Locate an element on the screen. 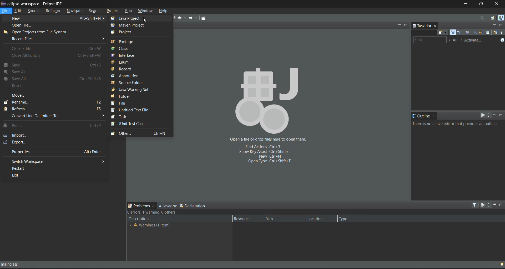 The width and height of the screenshot is (505, 269). interface is located at coordinates (128, 55).